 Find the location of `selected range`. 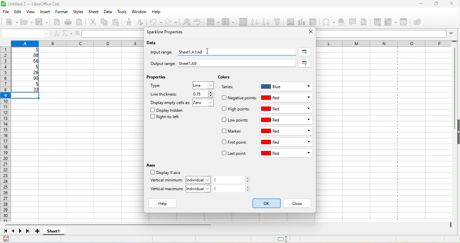

selected range is located at coordinates (304, 52).